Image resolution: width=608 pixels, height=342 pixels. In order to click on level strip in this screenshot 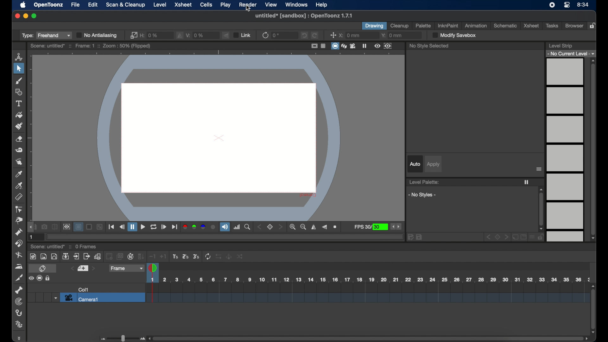, I will do `click(560, 46)`.